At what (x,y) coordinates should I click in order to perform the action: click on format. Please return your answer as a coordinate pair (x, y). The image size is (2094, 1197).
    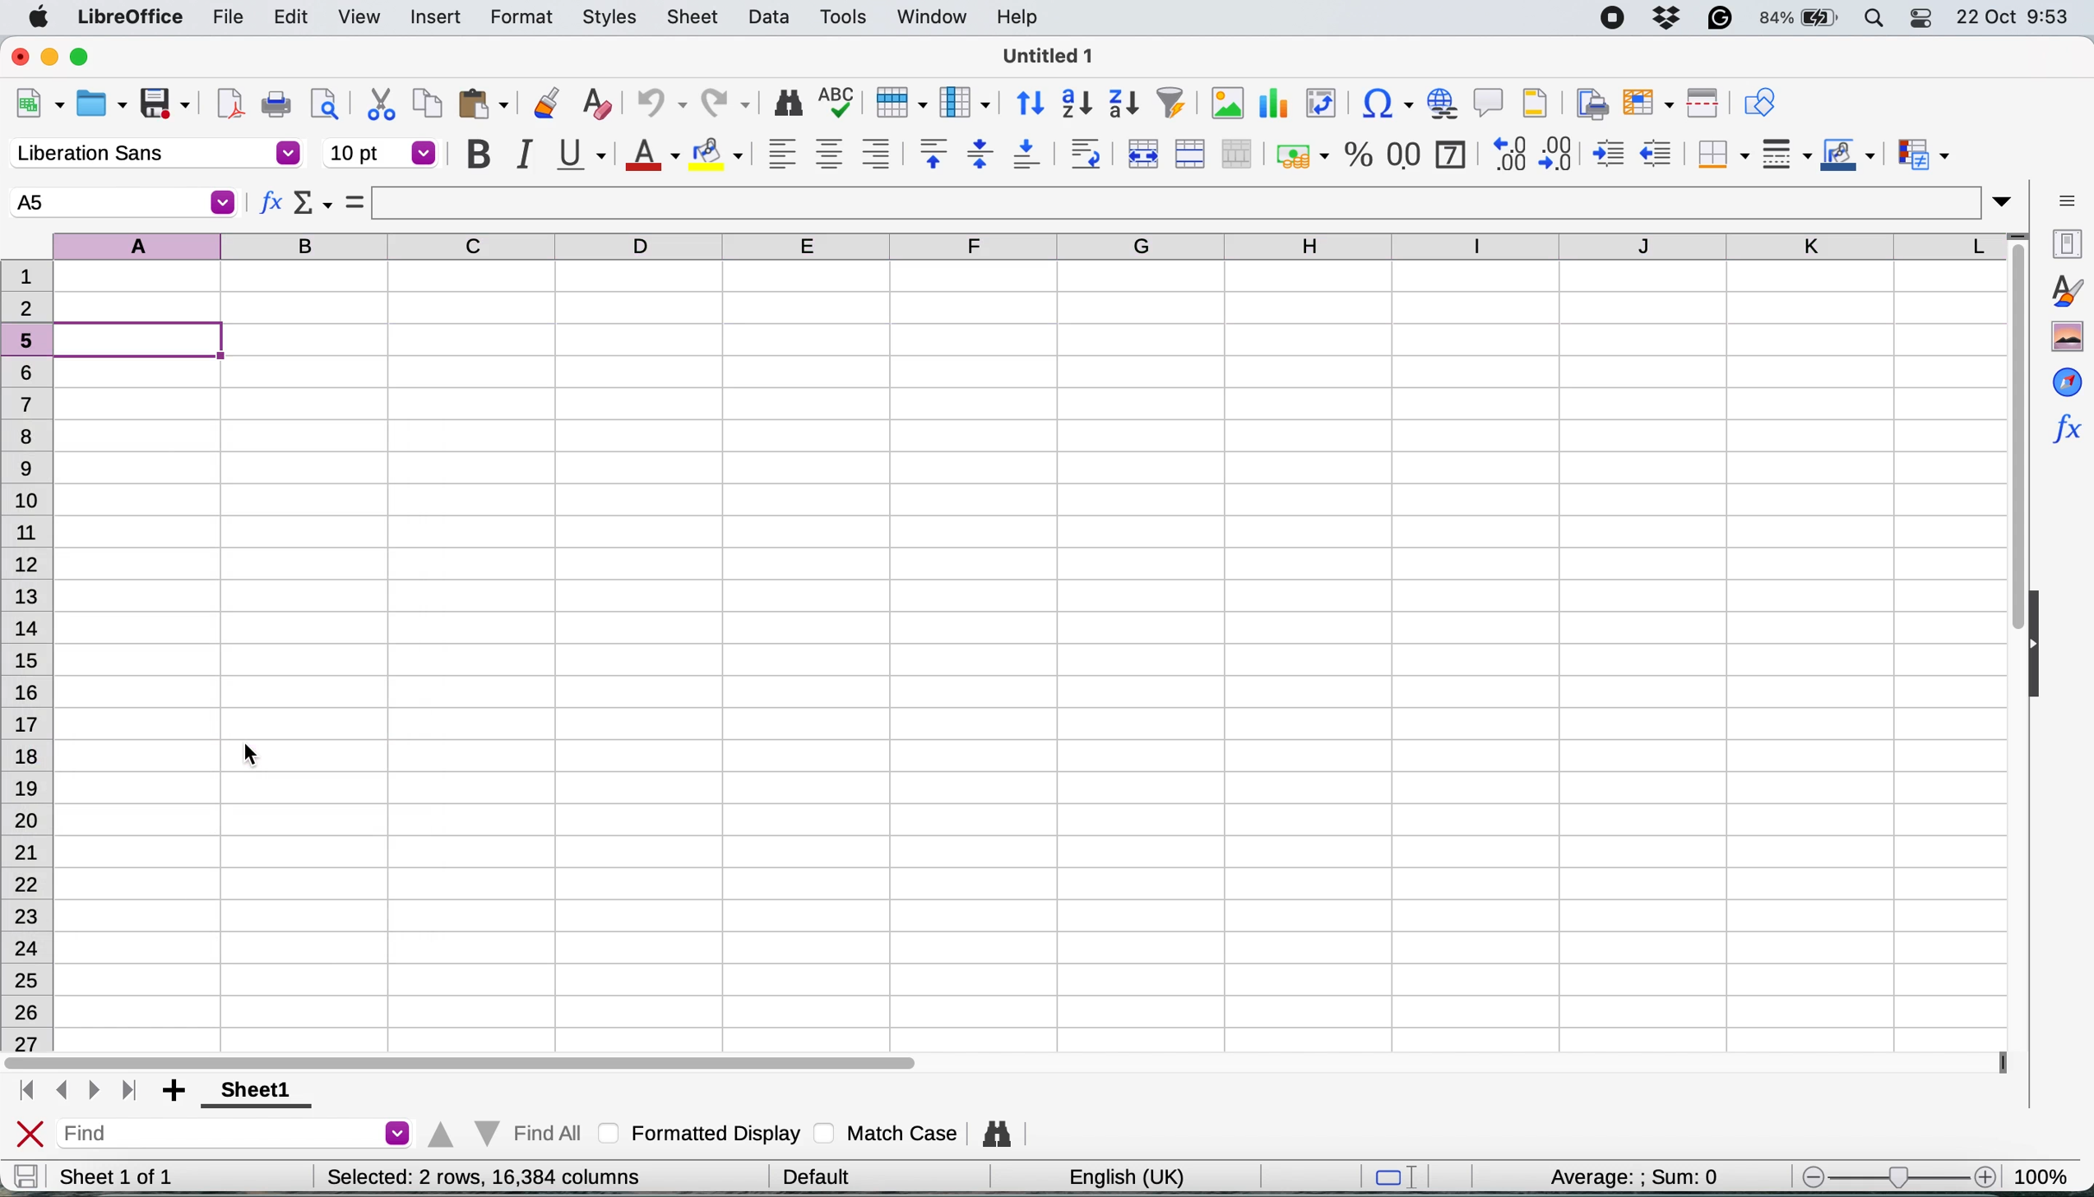
    Looking at the image, I should click on (522, 19).